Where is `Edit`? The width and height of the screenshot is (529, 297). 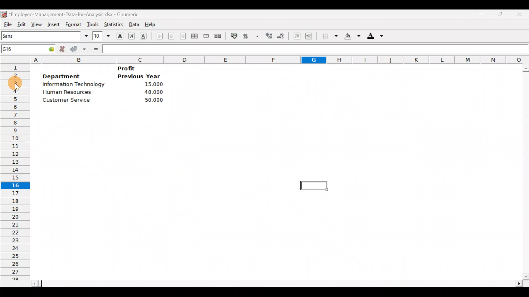
Edit is located at coordinates (21, 24).